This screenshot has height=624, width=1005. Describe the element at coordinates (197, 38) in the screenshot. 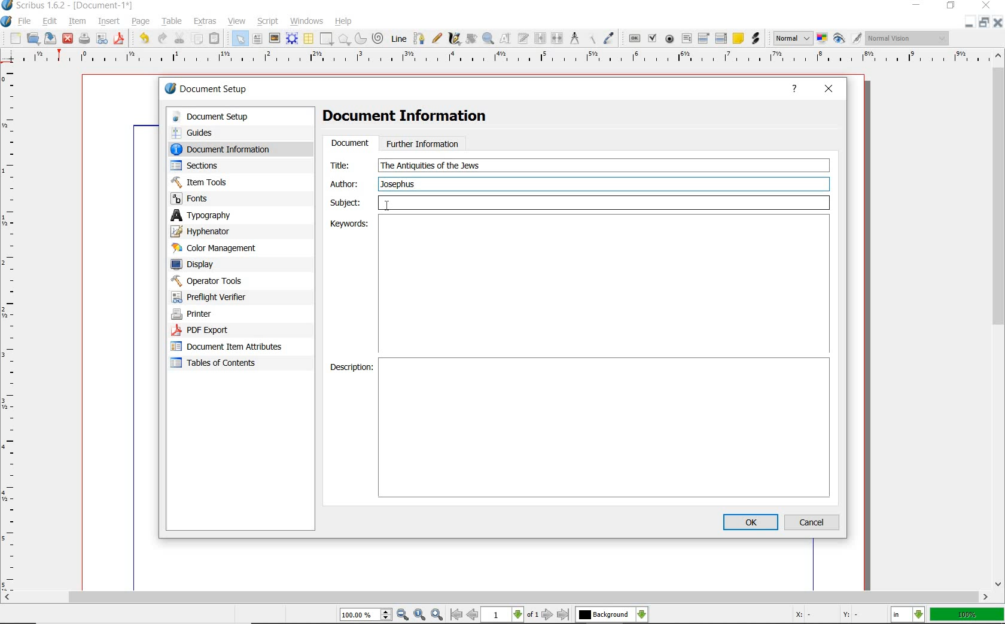

I see `copy` at that location.